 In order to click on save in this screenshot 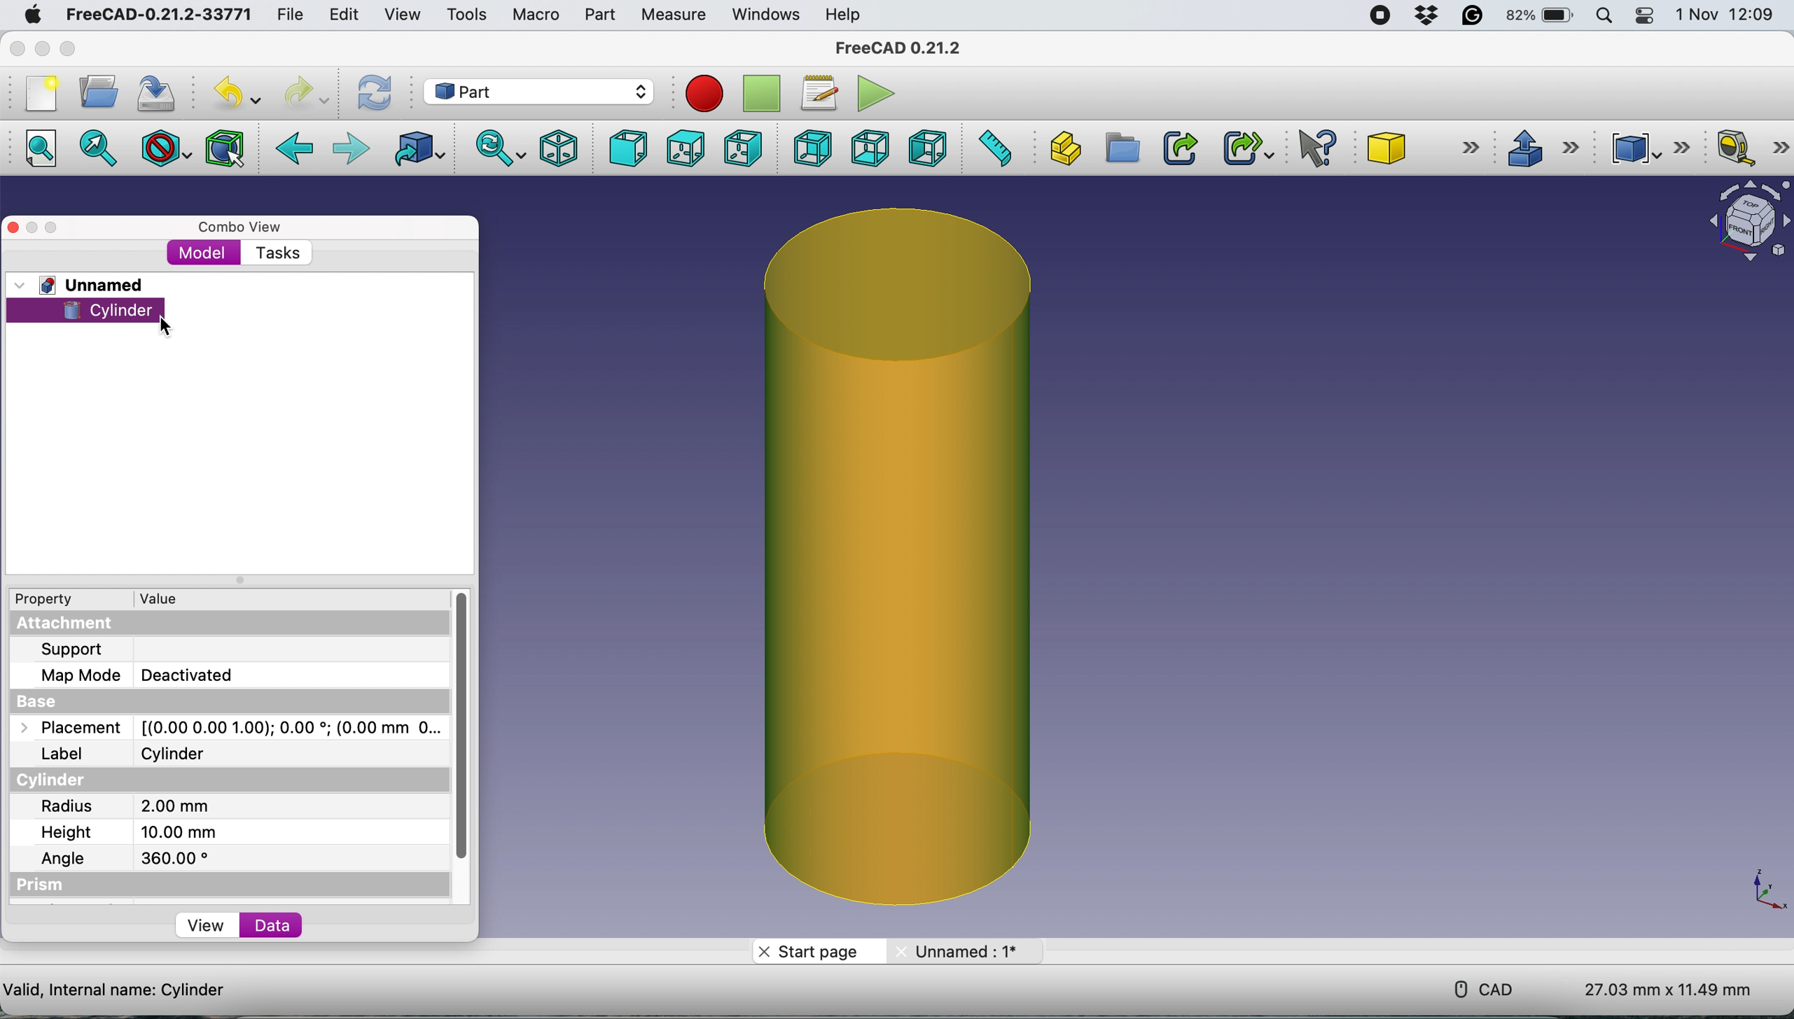, I will do `click(152, 92)`.